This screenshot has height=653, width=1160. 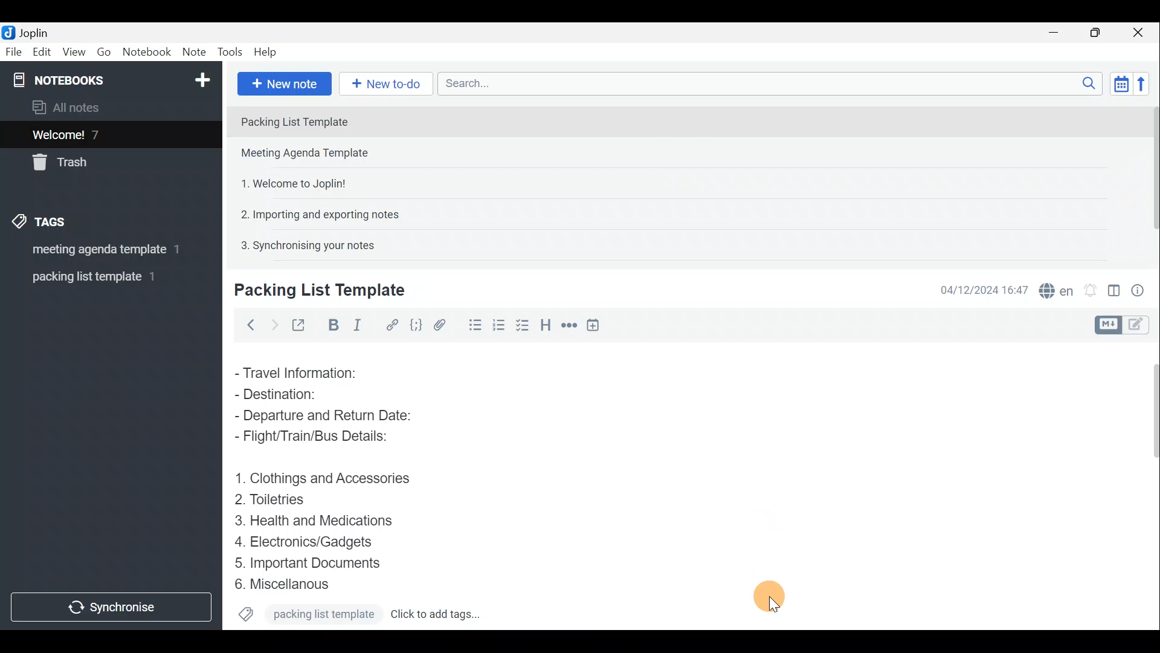 What do you see at coordinates (109, 79) in the screenshot?
I see `Notebook` at bounding box center [109, 79].